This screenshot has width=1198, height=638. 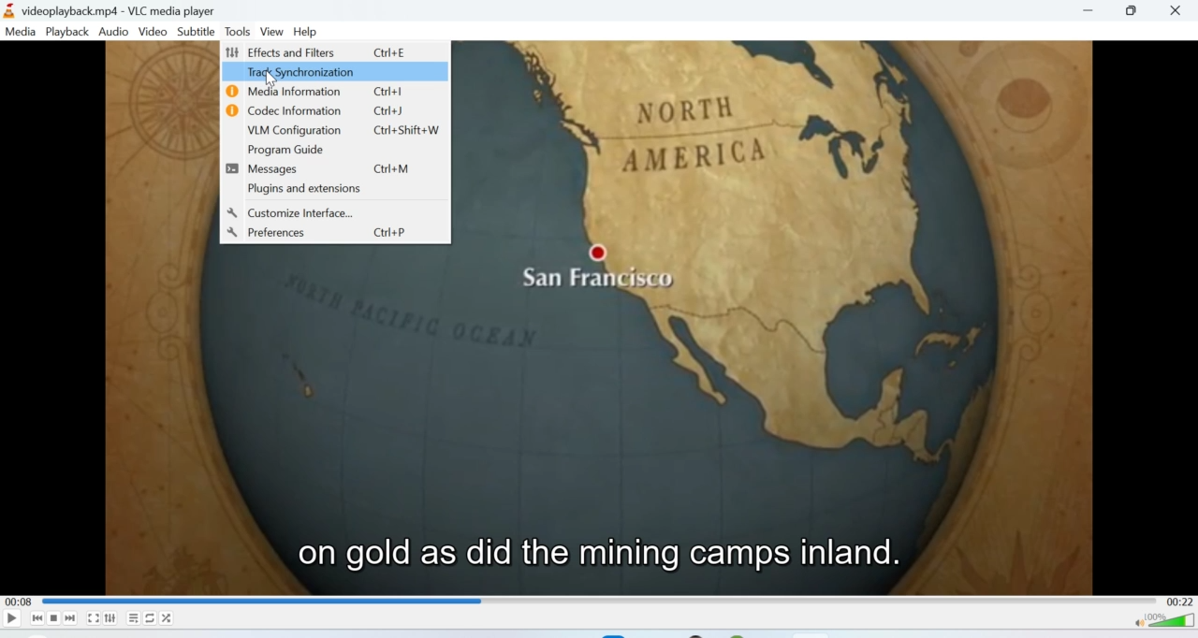 What do you see at coordinates (238, 31) in the screenshot?
I see `Tools` at bounding box center [238, 31].